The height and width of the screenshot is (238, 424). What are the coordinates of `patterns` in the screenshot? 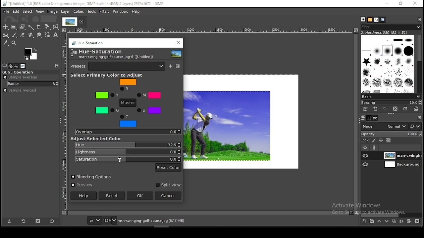 It's located at (370, 20).